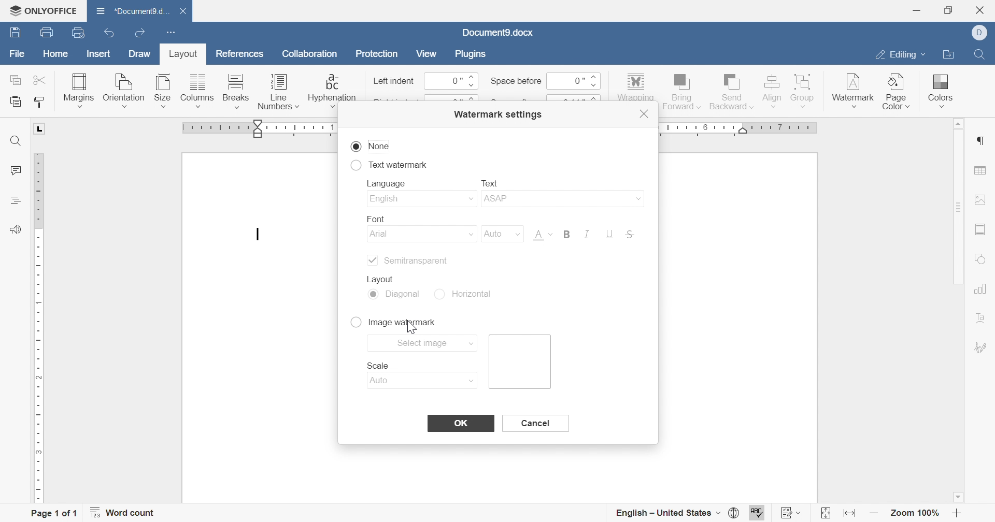  Describe the element at coordinates (516, 81) in the screenshot. I see `space before` at that location.